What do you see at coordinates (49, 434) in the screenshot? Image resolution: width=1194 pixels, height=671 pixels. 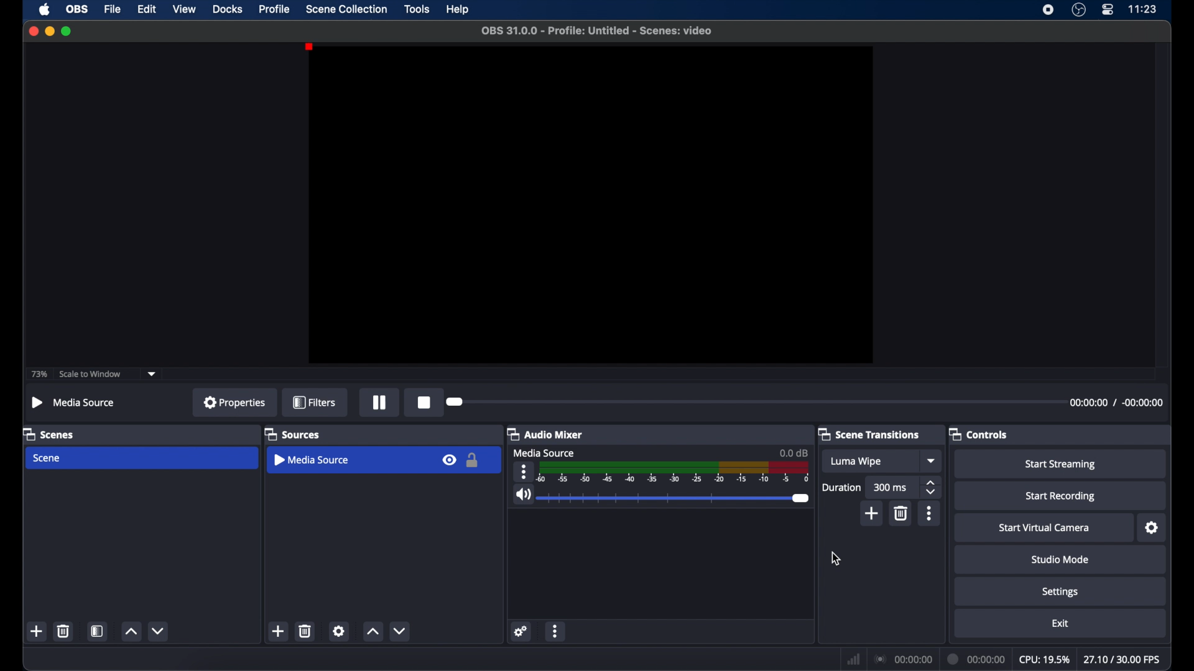 I see `scenes` at bounding box center [49, 434].